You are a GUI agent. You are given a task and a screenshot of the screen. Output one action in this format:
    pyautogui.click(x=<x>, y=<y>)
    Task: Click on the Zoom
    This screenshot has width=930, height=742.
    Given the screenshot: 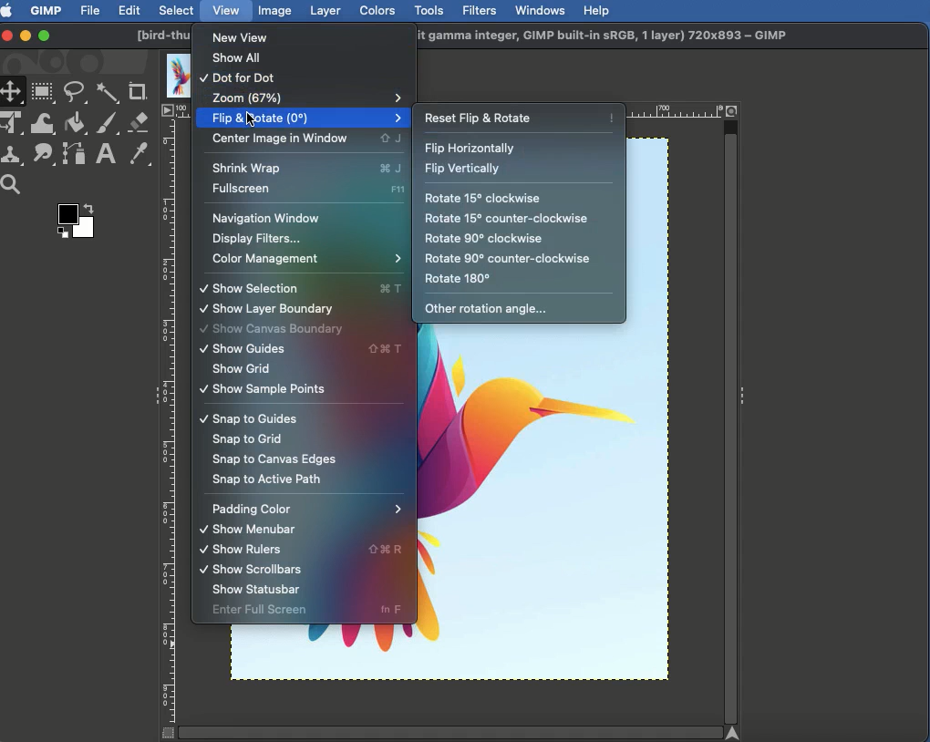 What is the action you would take?
    pyautogui.click(x=305, y=97)
    